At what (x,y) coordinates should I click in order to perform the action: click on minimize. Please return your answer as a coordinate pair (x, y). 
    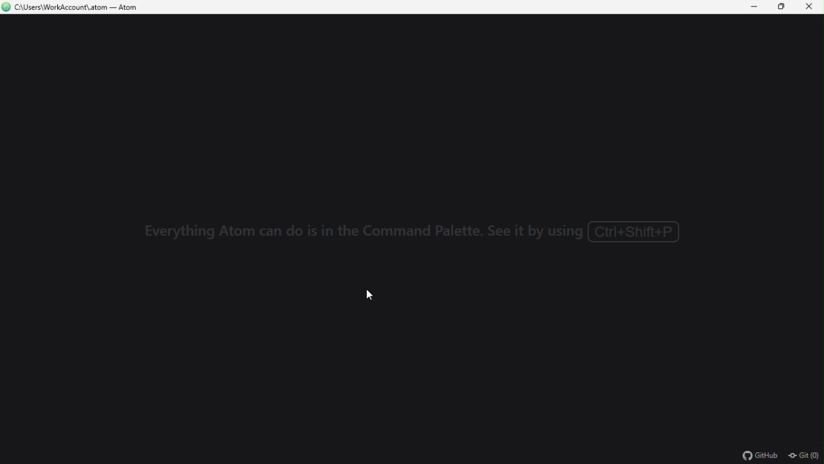
    Looking at the image, I should click on (751, 7).